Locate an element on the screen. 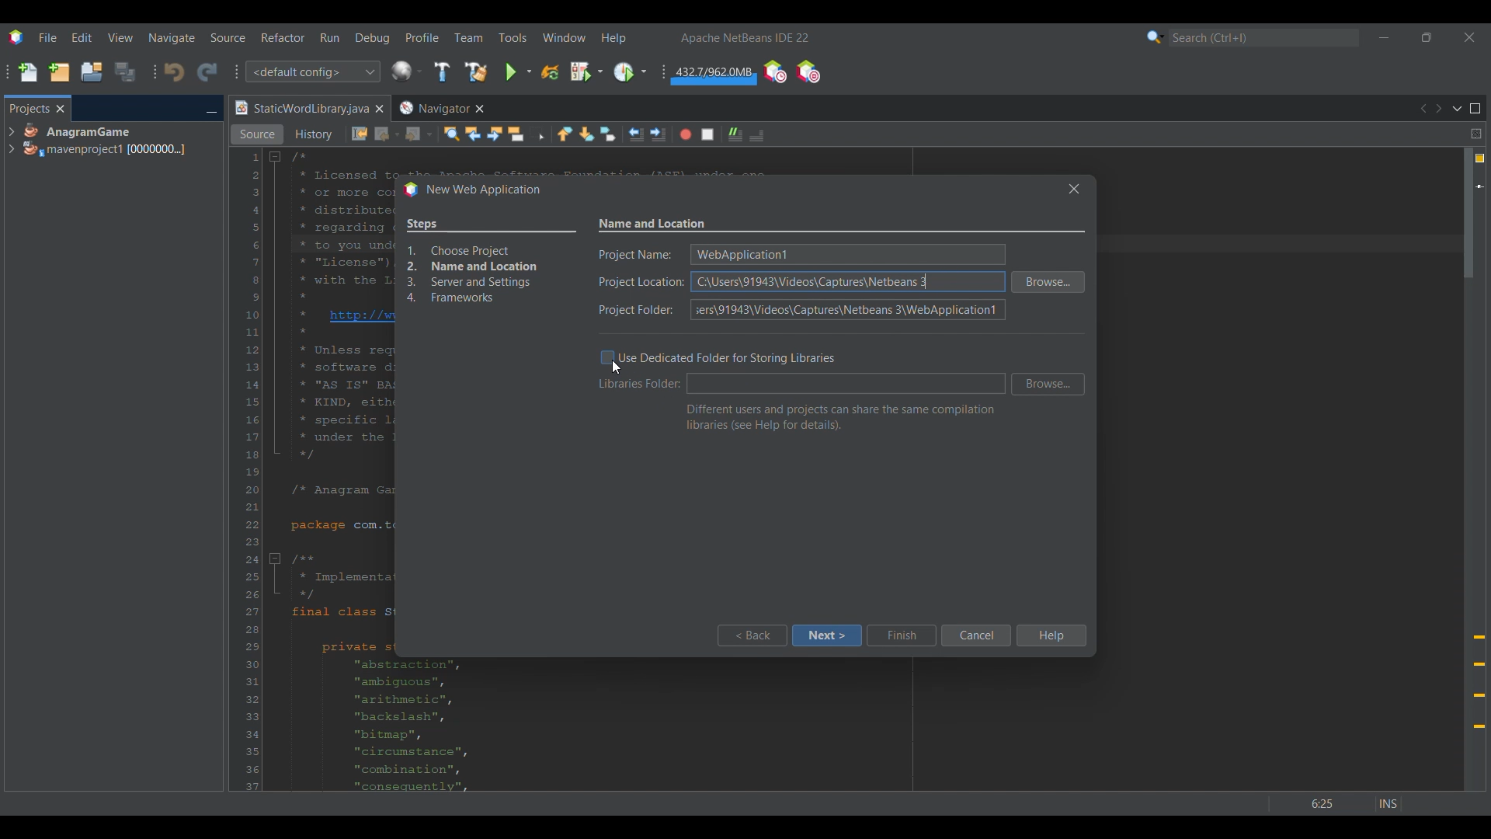 The image size is (1491, 839). Minimize is located at coordinates (1384, 37).